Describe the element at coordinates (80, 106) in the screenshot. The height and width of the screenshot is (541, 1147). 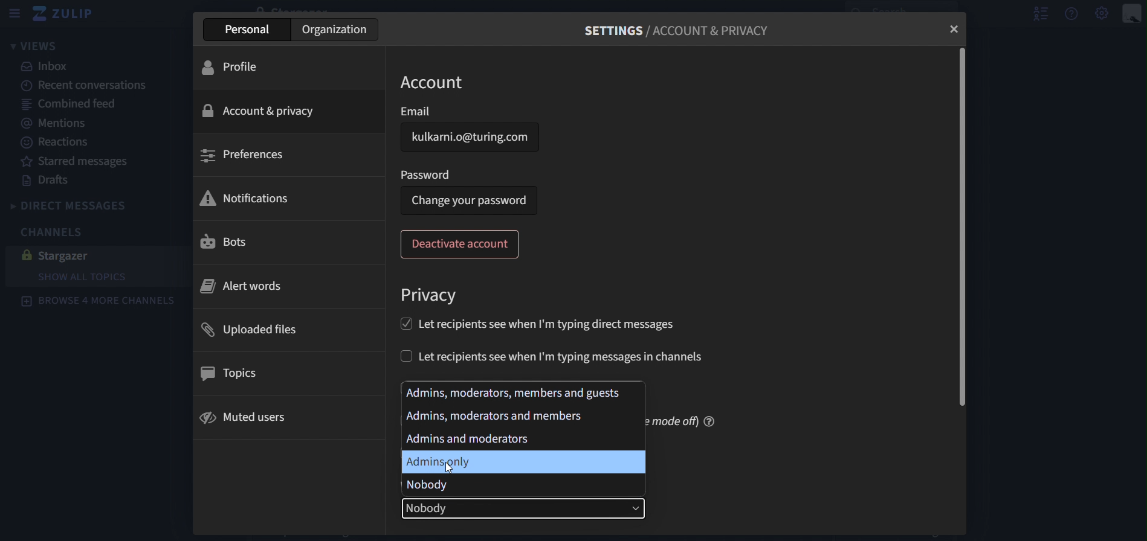
I see `combined feed` at that location.